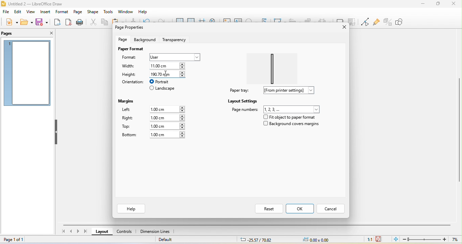 The image size is (462, 244). What do you see at coordinates (388, 21) in the screenshot?
I see `toggle extrusion` at bounding box center [388, 21].